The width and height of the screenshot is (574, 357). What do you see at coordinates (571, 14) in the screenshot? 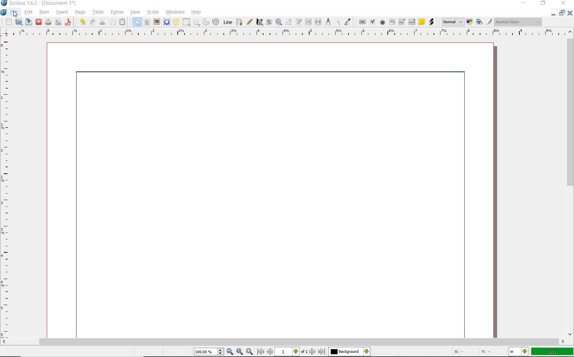
I see `minimize` at bounding box center [571, 14].